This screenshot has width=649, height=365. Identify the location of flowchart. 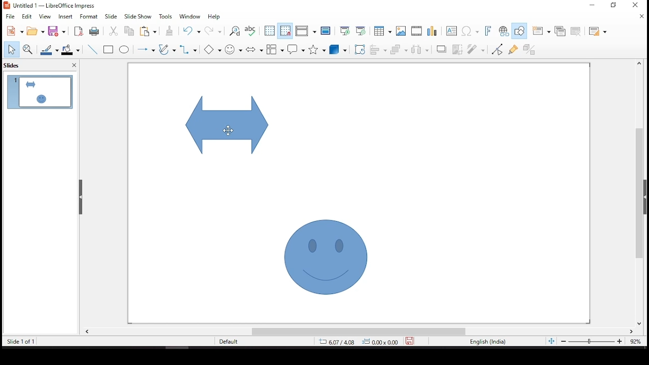
(274, 48).